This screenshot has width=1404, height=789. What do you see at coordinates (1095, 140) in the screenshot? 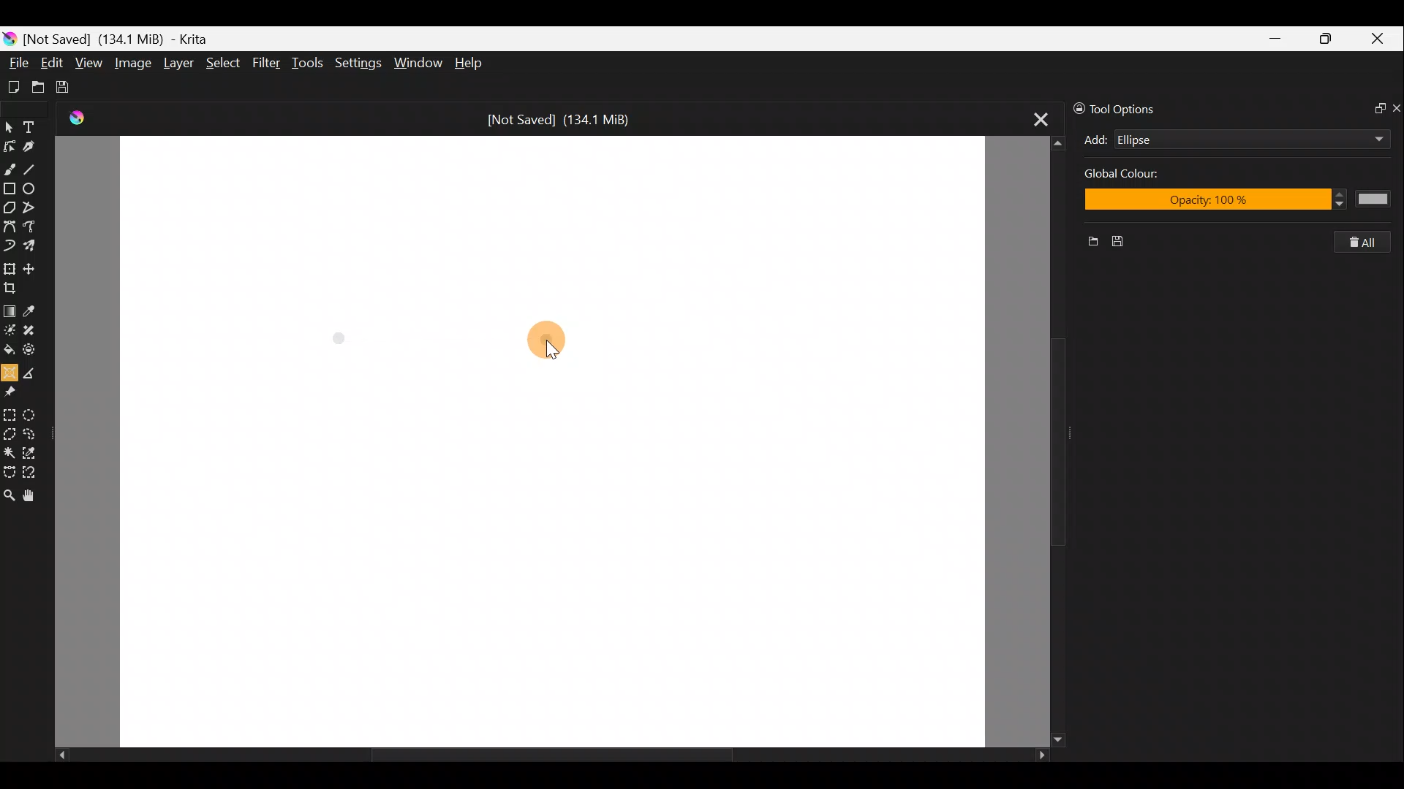
I see `Add` at bounding box center [1095, 140].